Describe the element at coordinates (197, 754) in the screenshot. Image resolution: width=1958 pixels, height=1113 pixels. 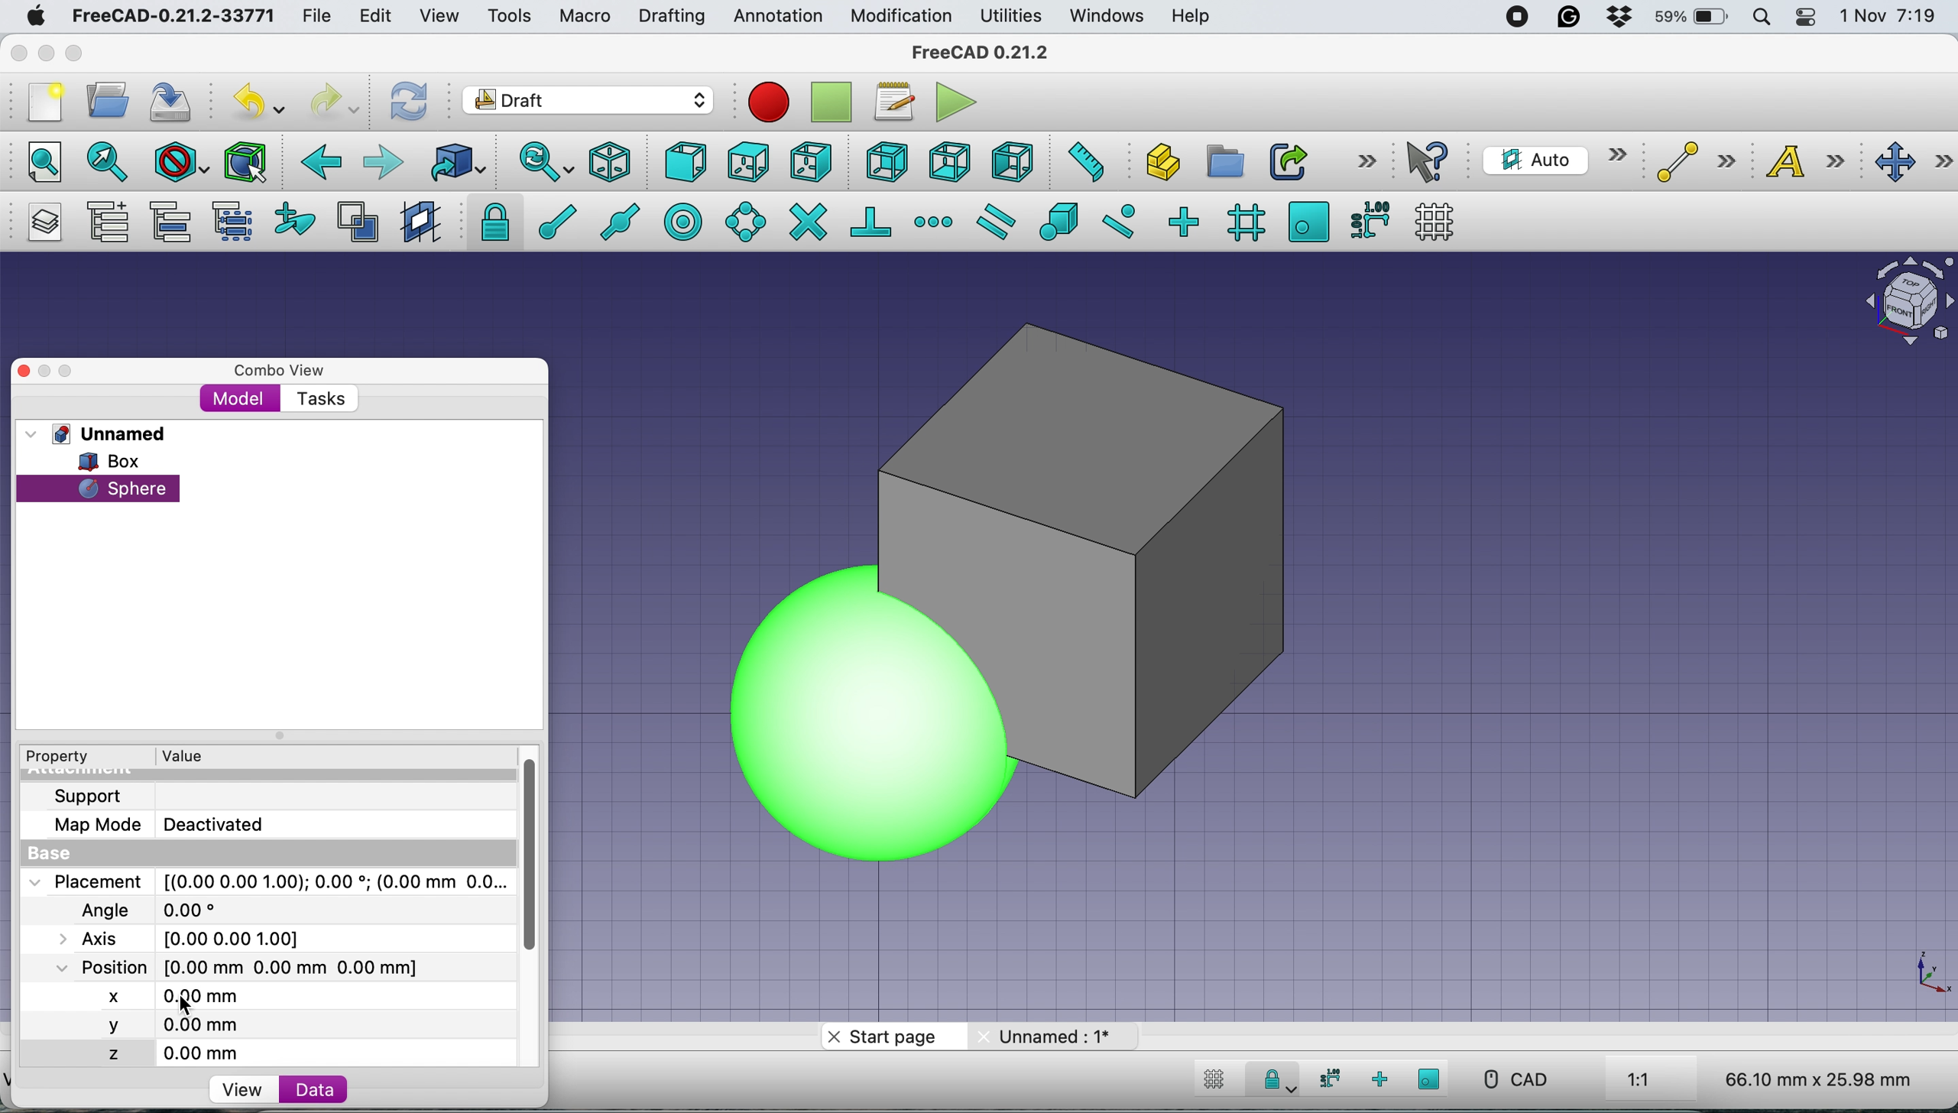
I see `value` at that location.